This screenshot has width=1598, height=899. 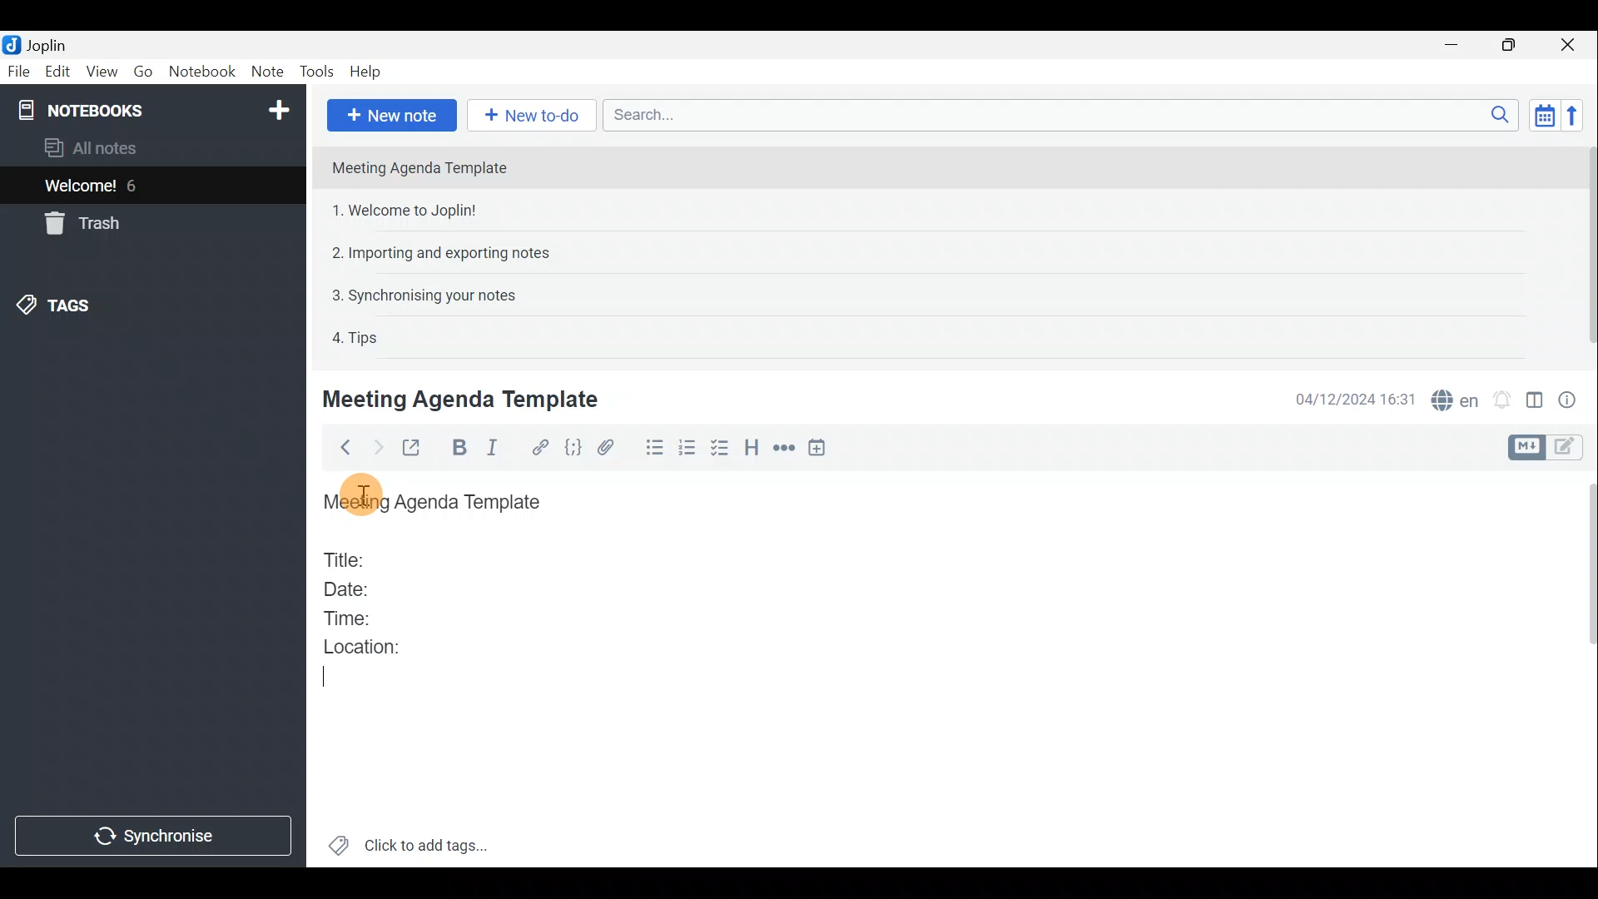 What do you see at coordinates (82, 187) in the screenshot?
I see `Welcome!` at bounding box center [82, 187].